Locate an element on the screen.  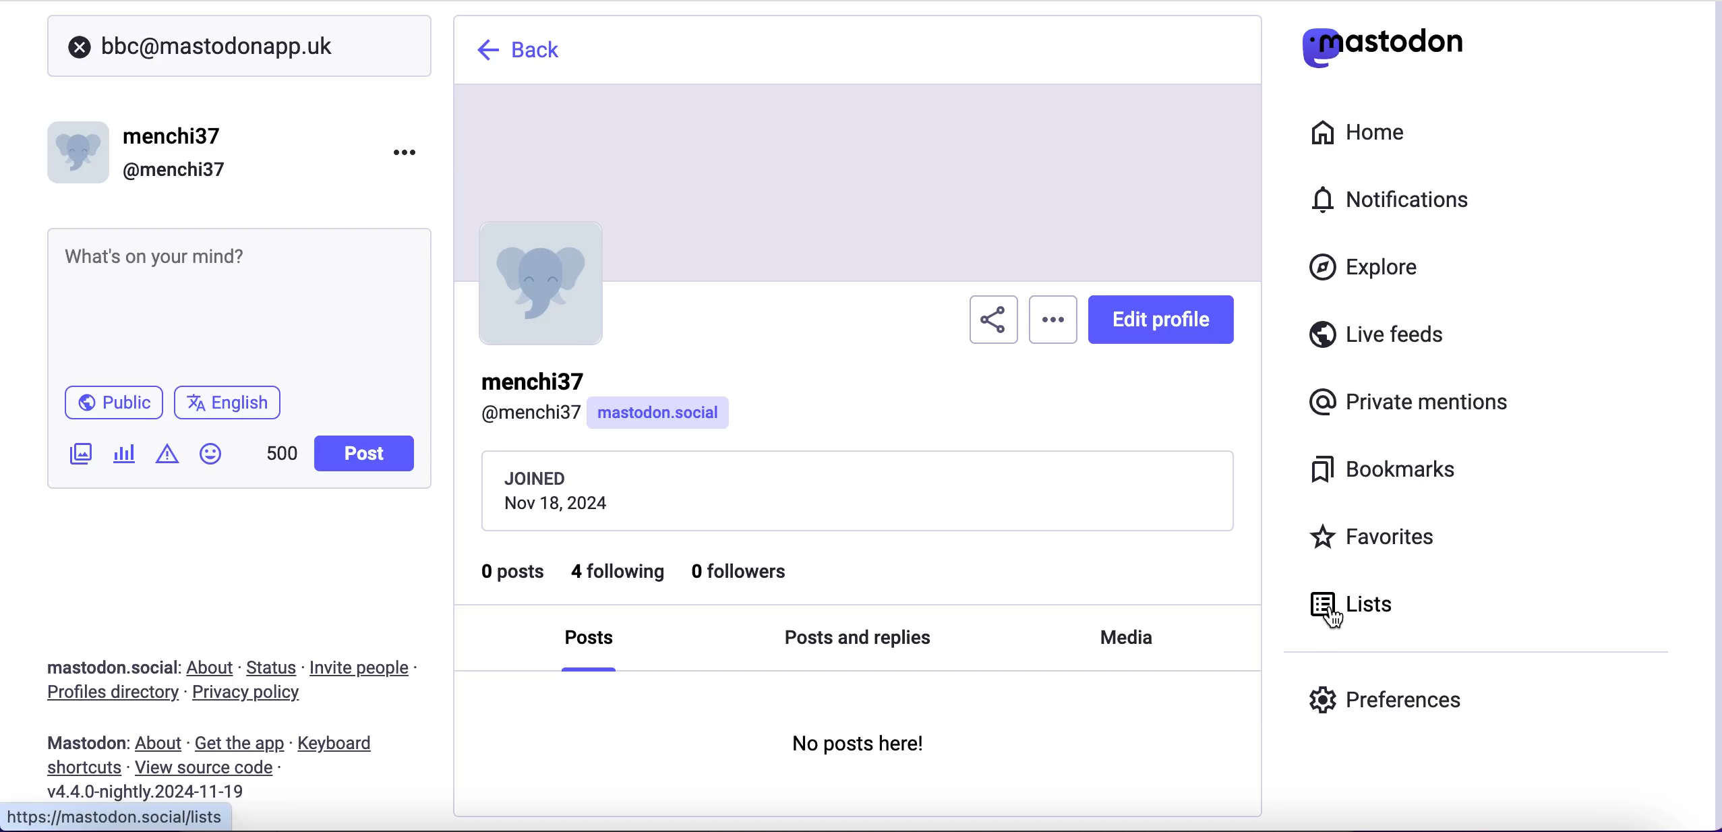
post button is located at coordinates (368, 454).